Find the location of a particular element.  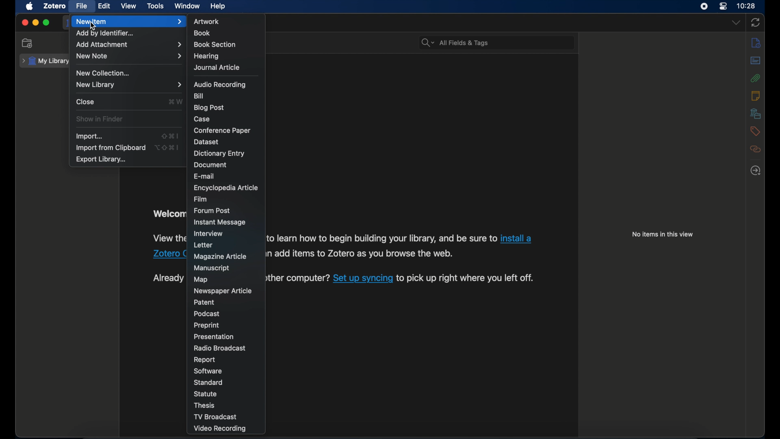

attachments is located at coordinates (756, 78).